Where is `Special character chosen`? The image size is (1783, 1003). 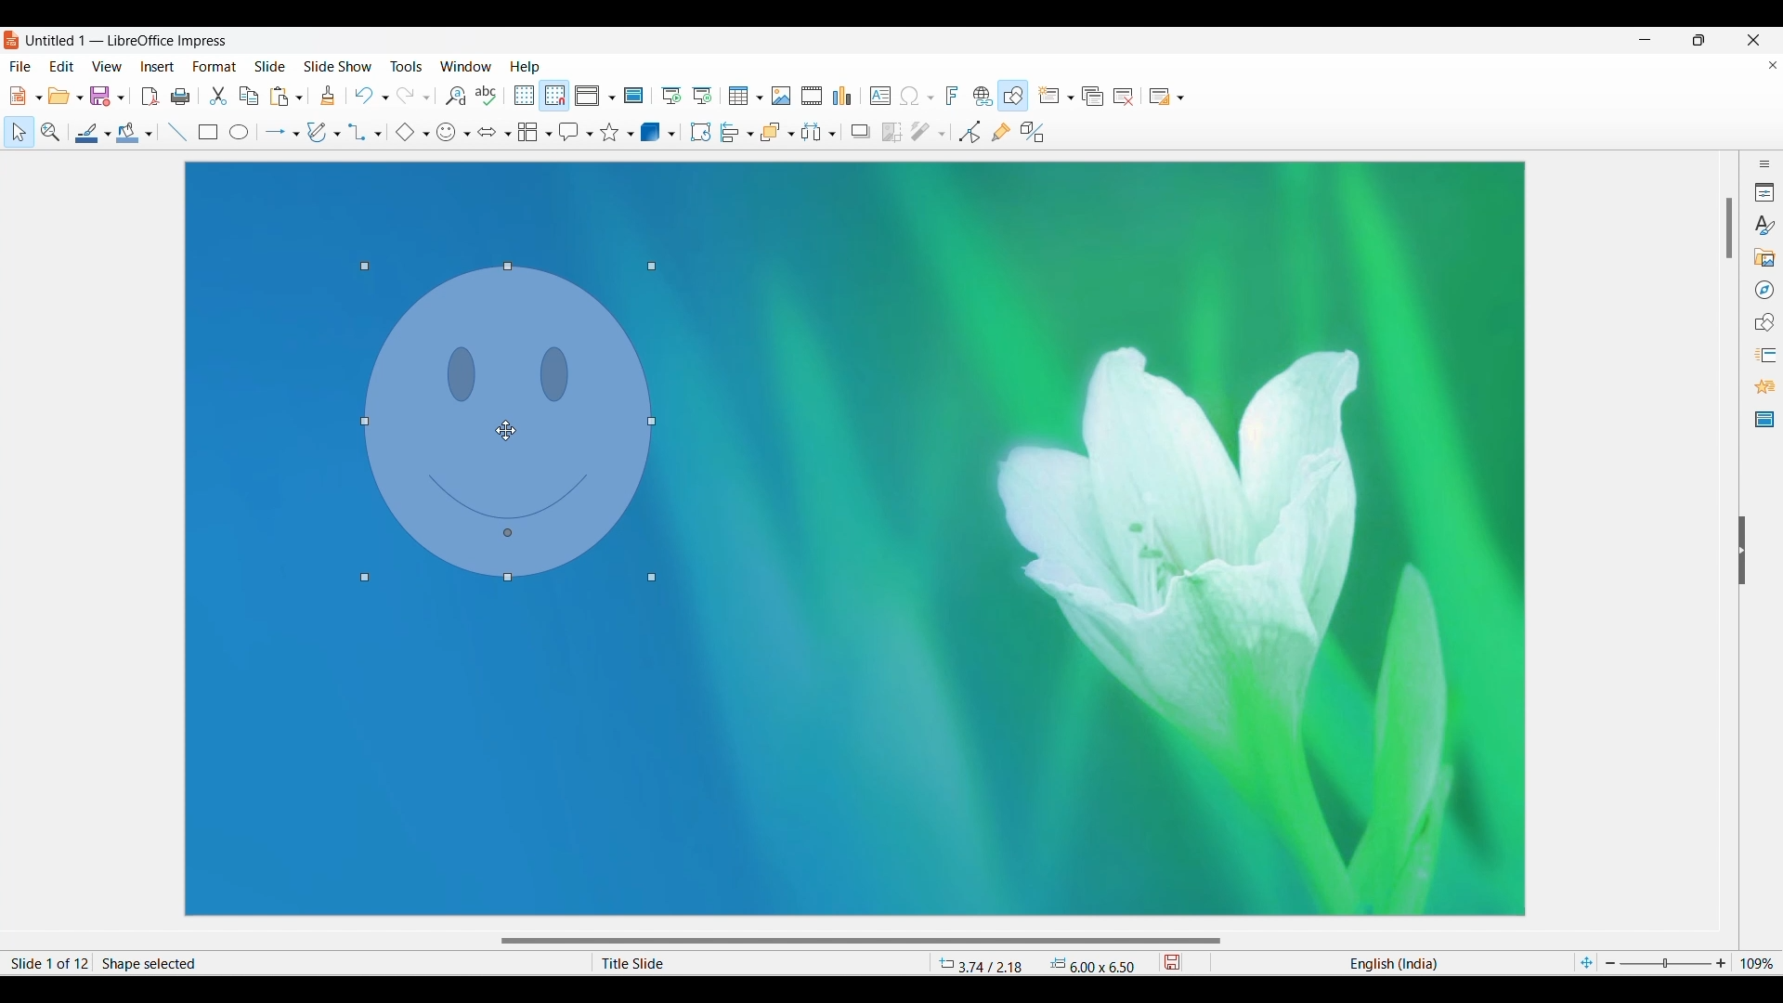
Special character chosen is located at coordinates (909, 97).